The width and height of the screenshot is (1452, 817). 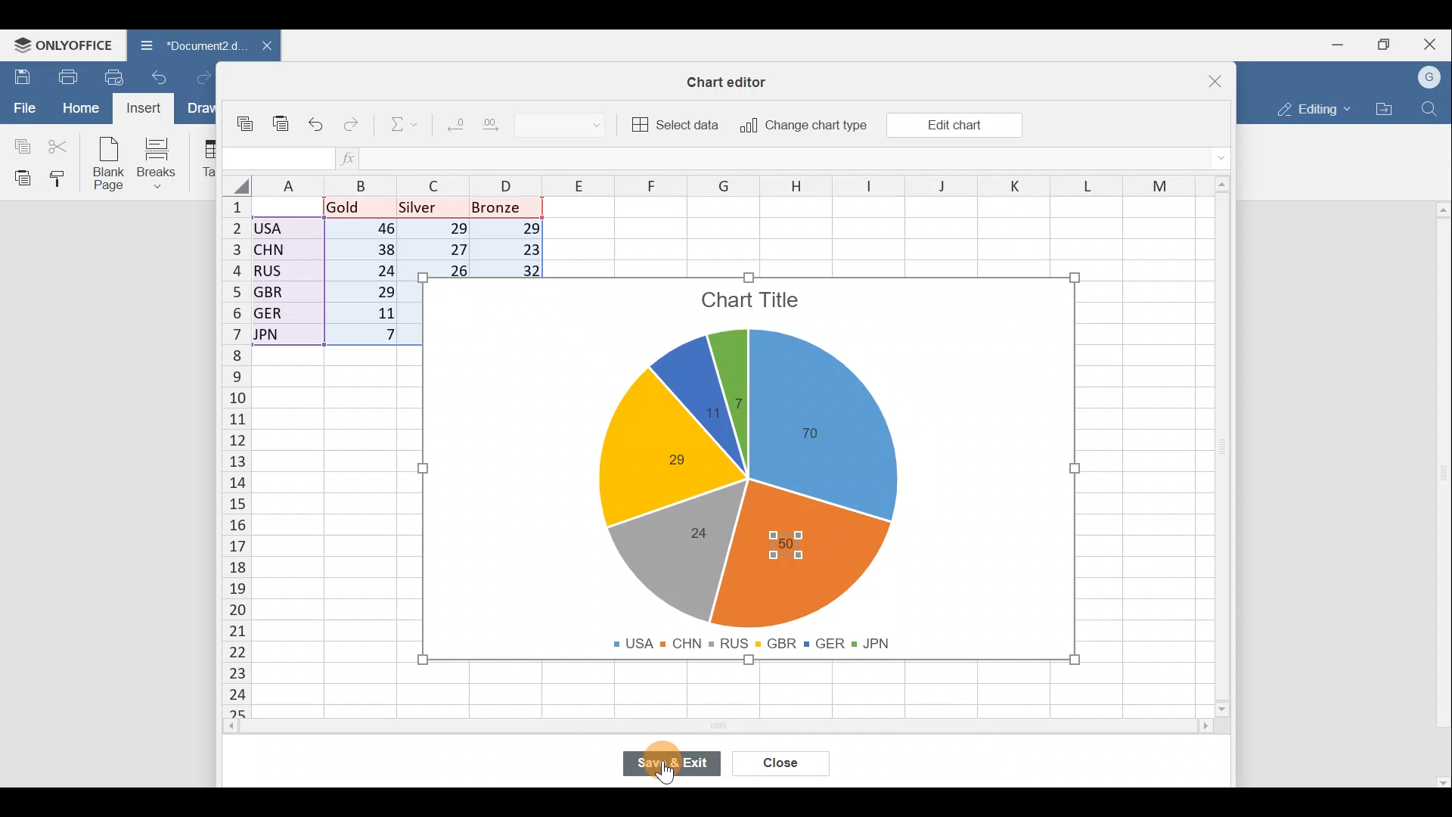 I want to click on Cut, so click(x=59, y=145).